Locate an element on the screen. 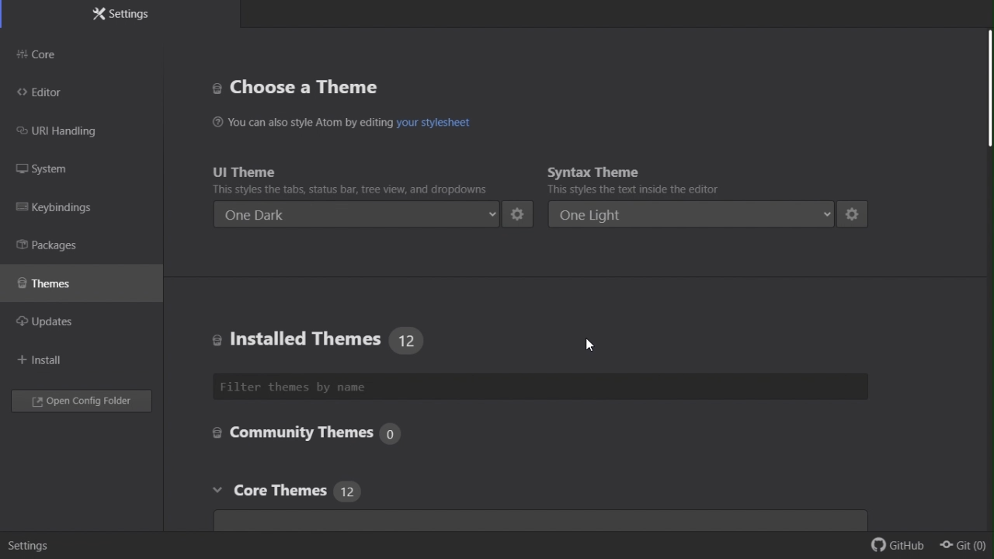 The height and width of the screenshot is (559, 994). Installed themes is located at coordinates (325, 333).